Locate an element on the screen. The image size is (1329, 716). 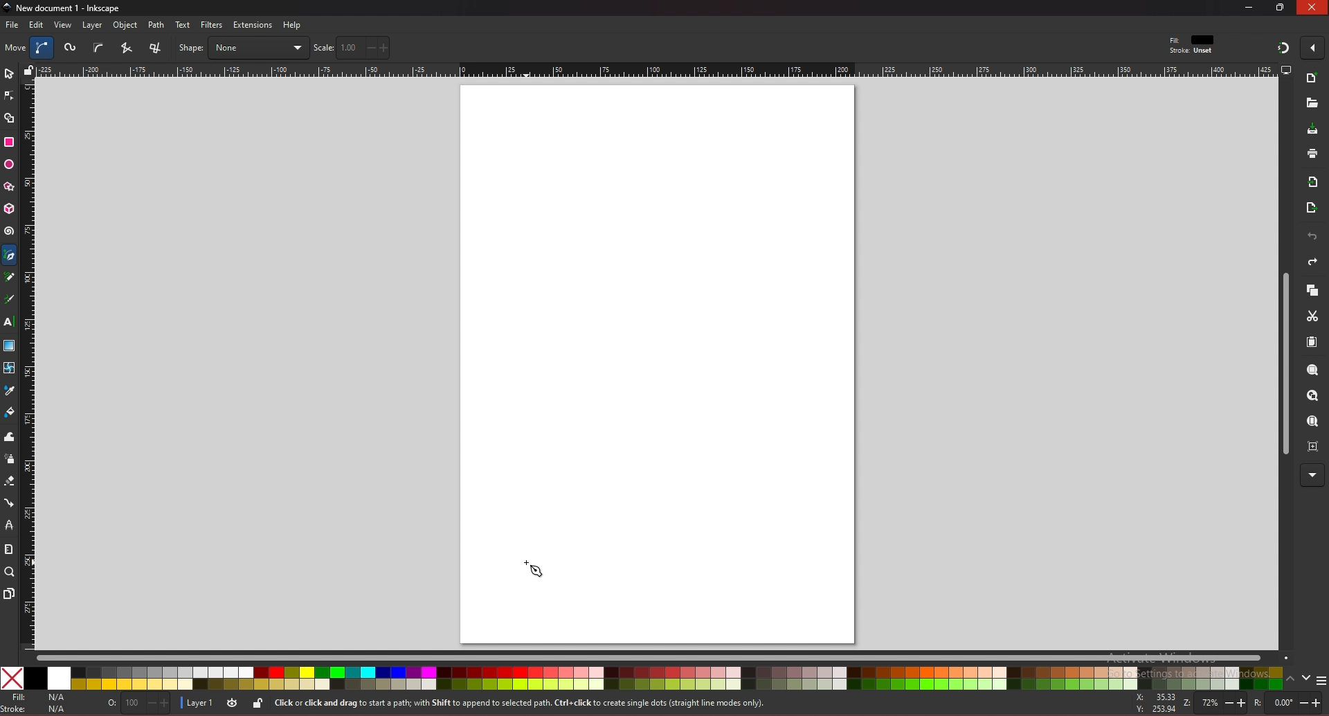
measure is located at coordinates (8, 549).